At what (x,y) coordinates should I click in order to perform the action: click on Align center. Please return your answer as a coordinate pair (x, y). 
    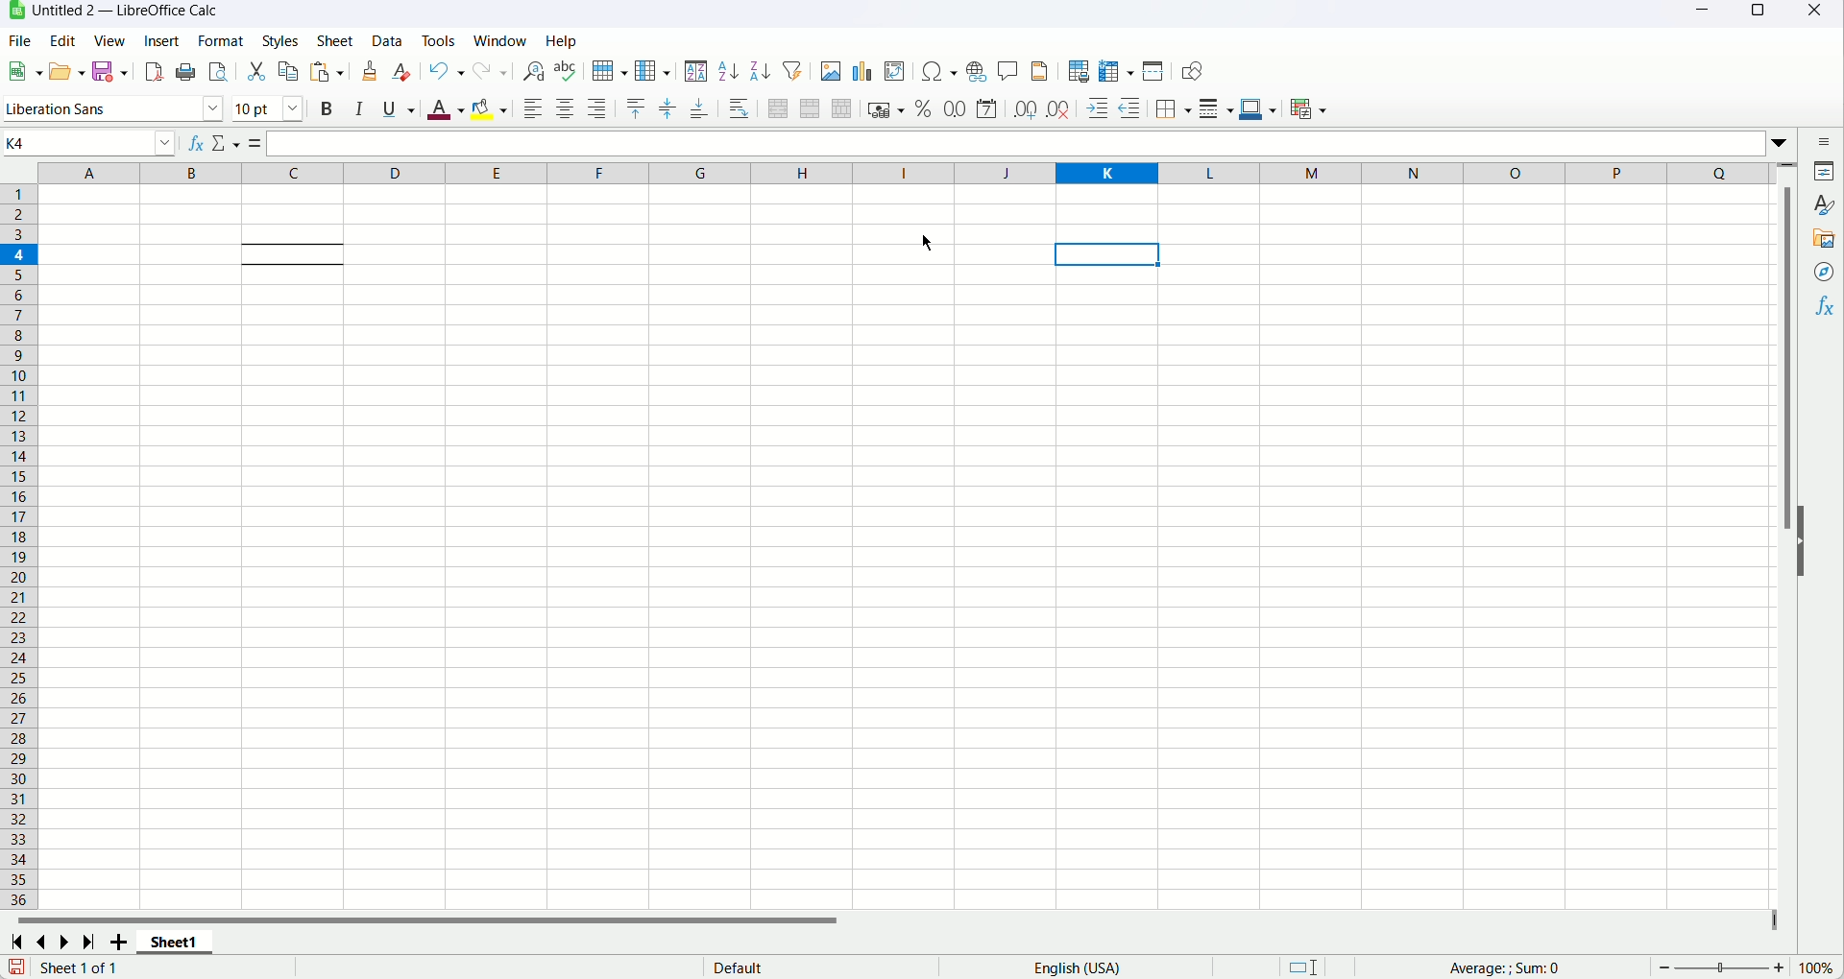
    Looking at the image, I should click on (567, 109).